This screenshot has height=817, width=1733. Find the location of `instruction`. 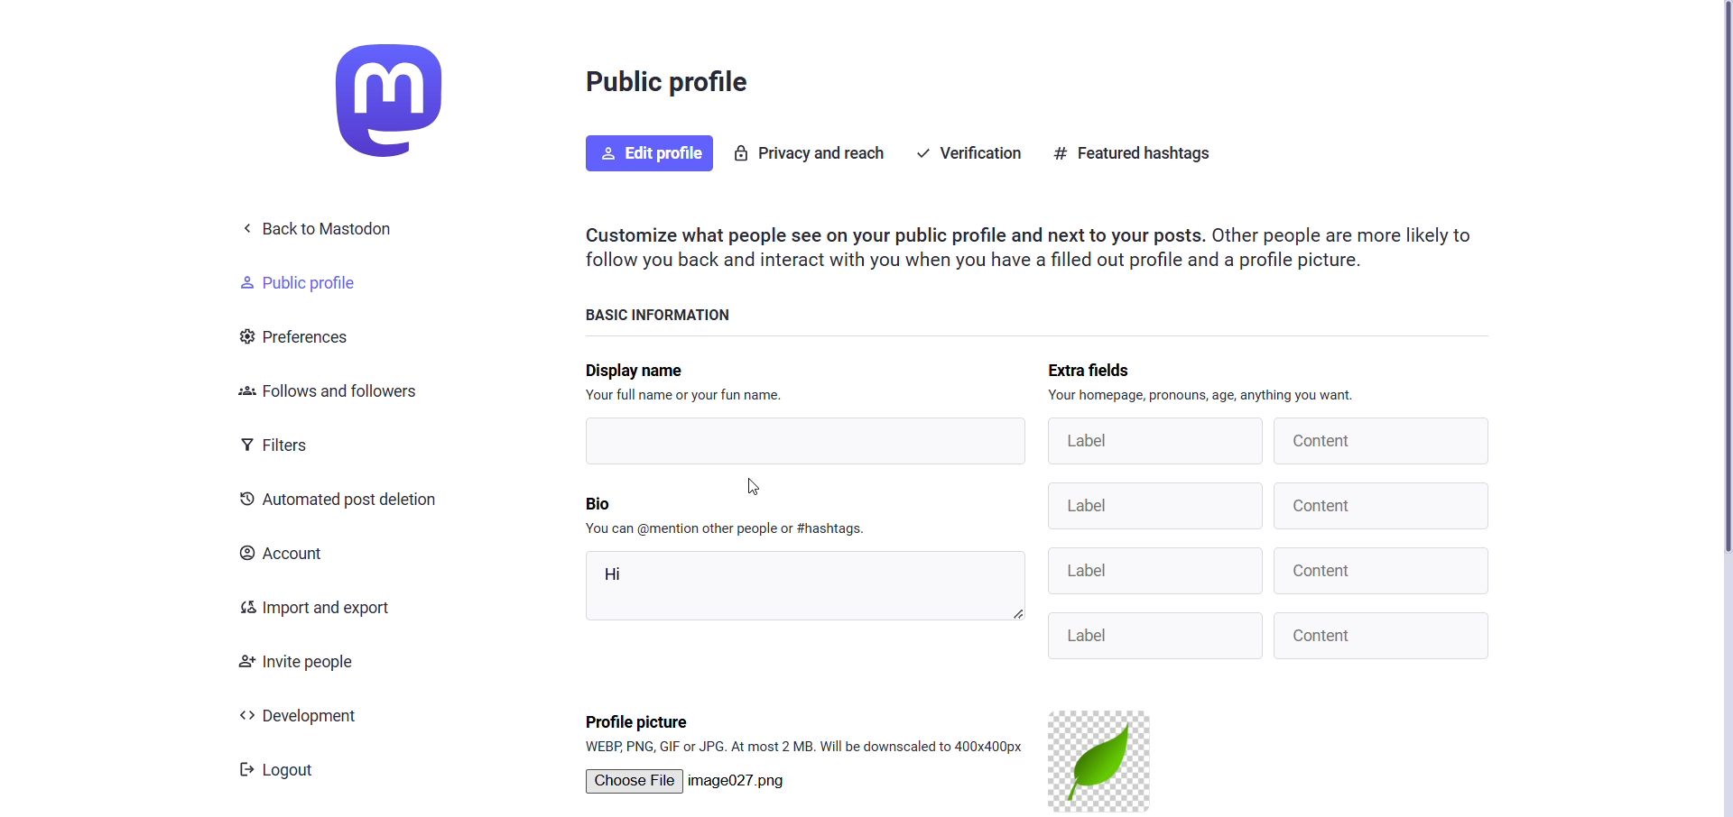

instruction is located at coordinates (725, 530).